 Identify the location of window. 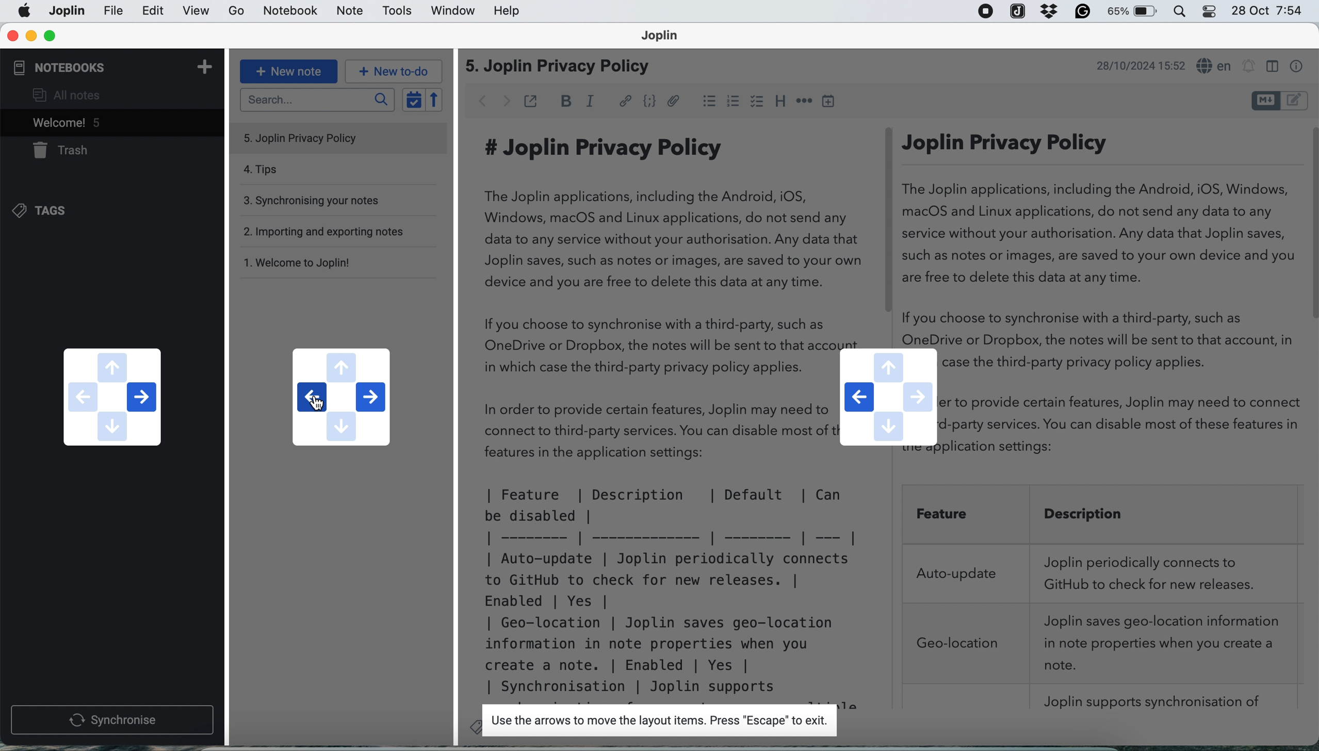
(450, 12).